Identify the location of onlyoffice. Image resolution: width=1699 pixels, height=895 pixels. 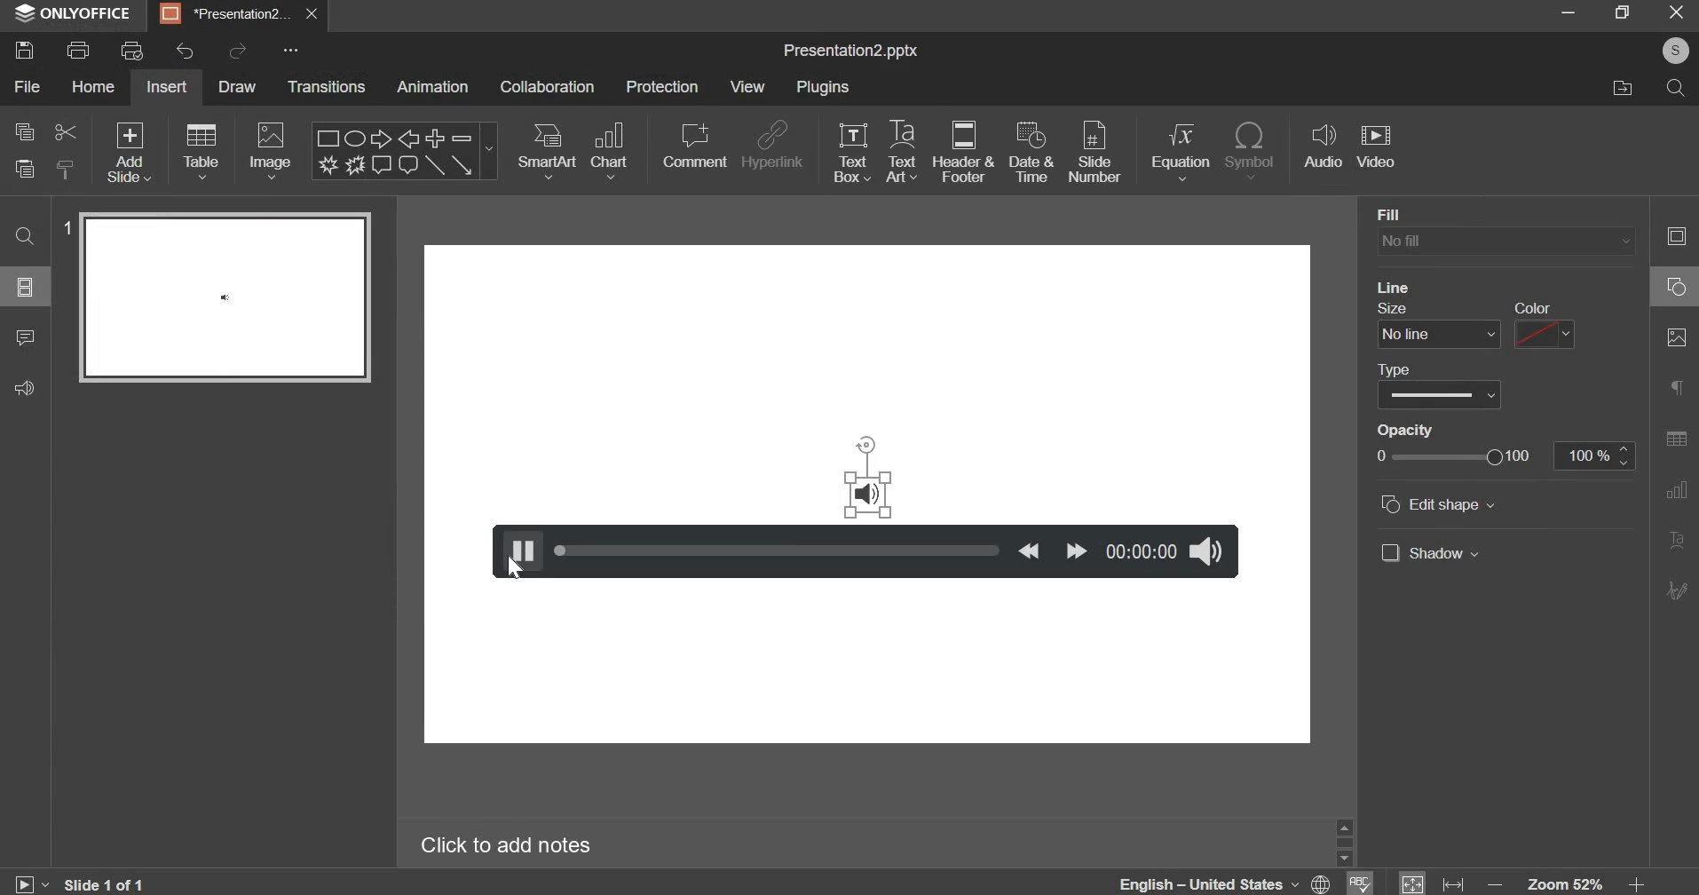
(75, 15).